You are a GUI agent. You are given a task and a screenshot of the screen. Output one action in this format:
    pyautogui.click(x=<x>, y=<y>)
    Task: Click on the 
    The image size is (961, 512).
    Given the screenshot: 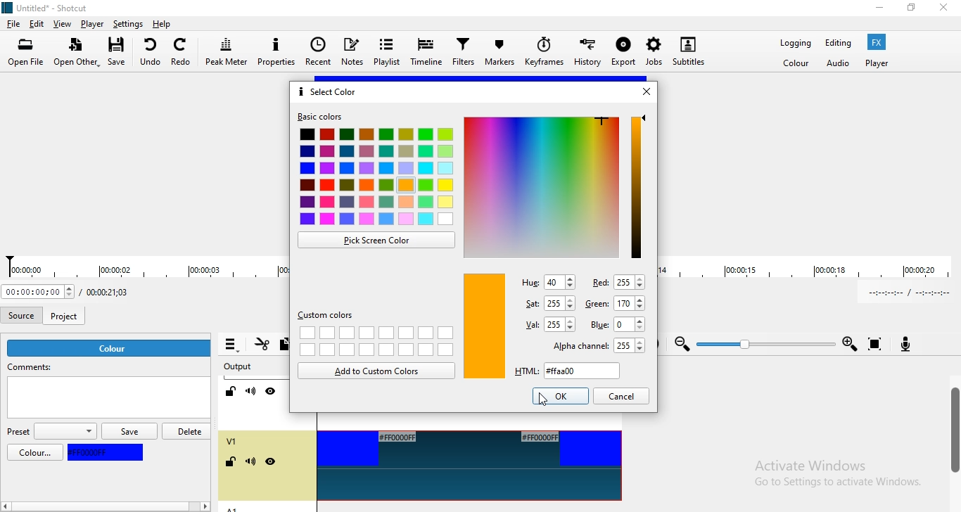 What is the action you would take?
    pyautogui.click(x=766, y=344)
    